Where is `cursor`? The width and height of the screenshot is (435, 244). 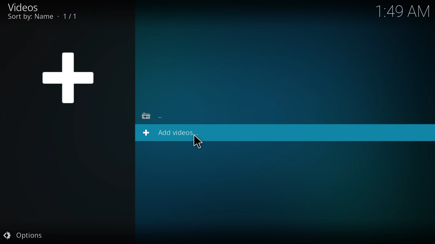 cursor is located at coordinates (197, 142).